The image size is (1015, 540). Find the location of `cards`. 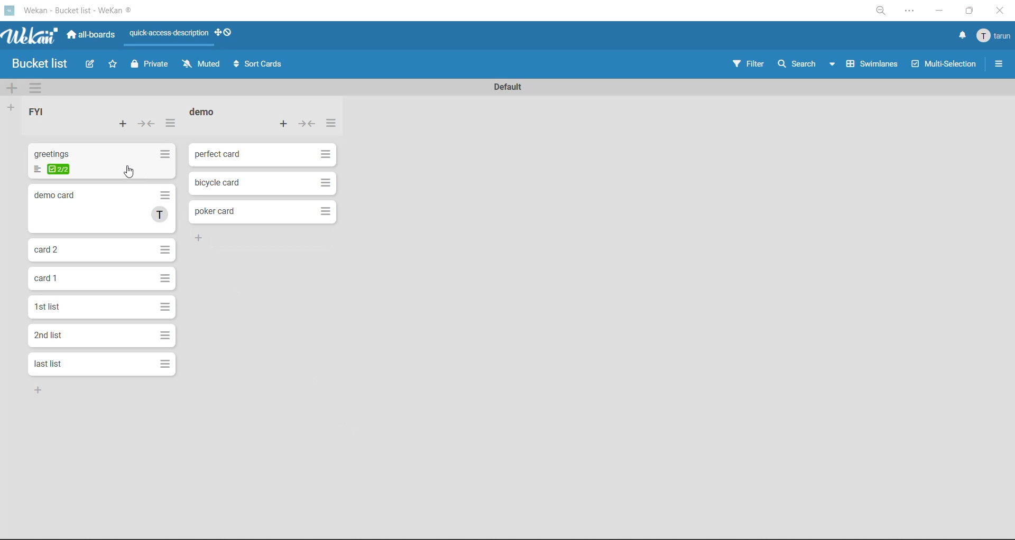

cards is located at coordinates (100, 363).